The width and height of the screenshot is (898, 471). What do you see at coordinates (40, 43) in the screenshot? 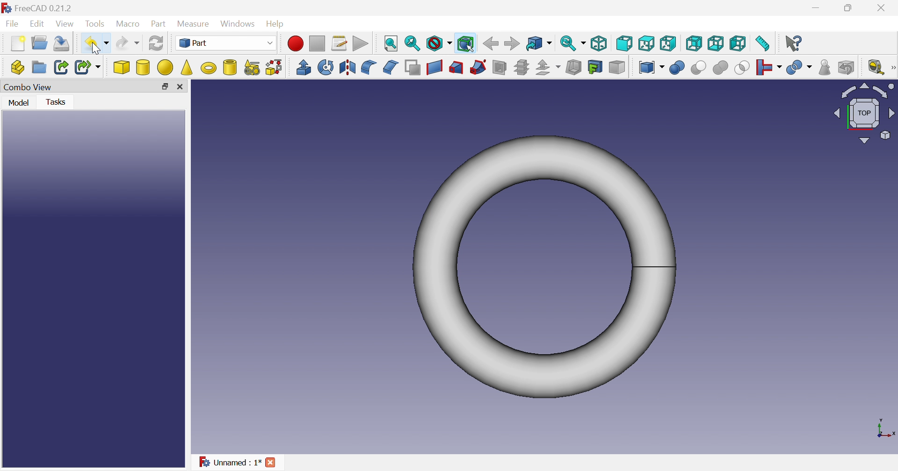
I see `Open` at bounding box center [40, 43].